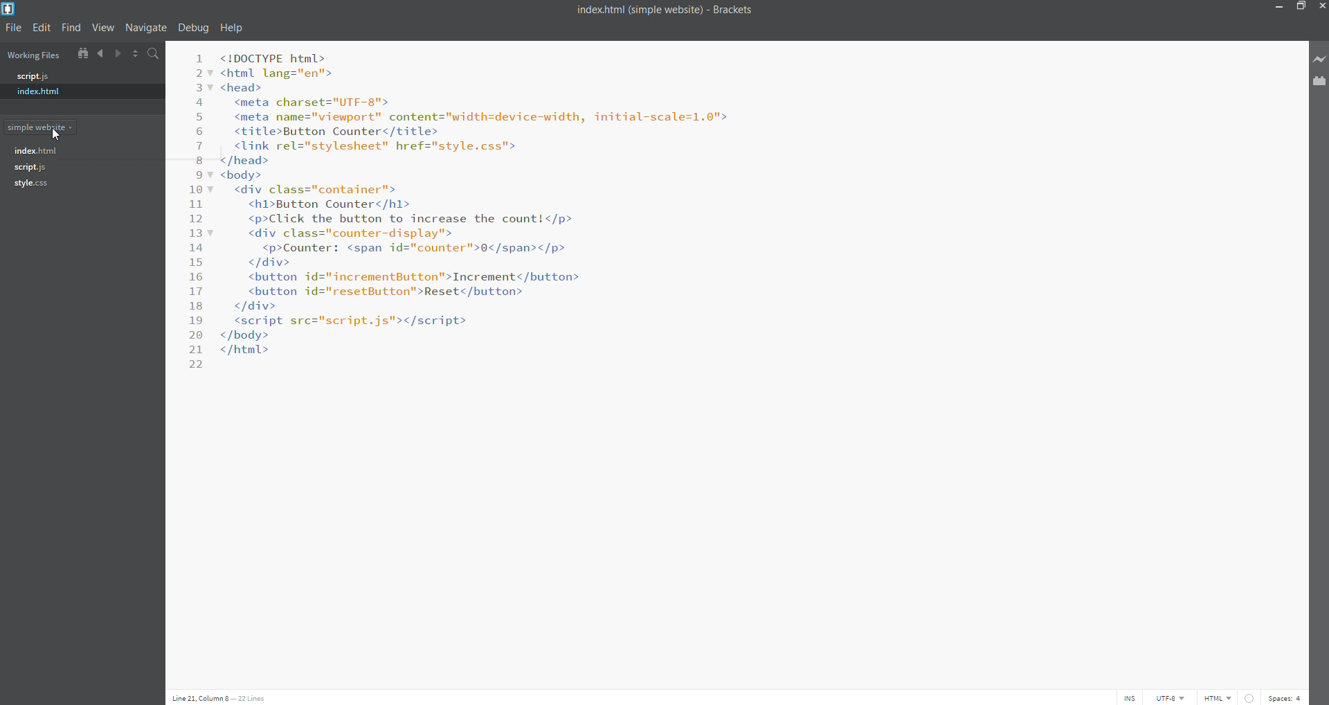 The height and width of the screenshot is (705, 1329). Describe the element at coordinates (136, 55) in the screenshot. I see `split horizontally/vertically` at that location.